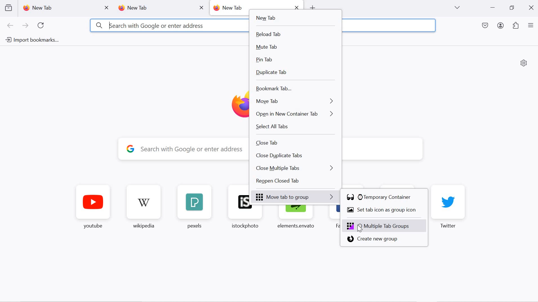 The height and width of the screenshot is (302, 538). Describe the element at coordinates (532, 7) in the screenshot. I see `close` at that location.